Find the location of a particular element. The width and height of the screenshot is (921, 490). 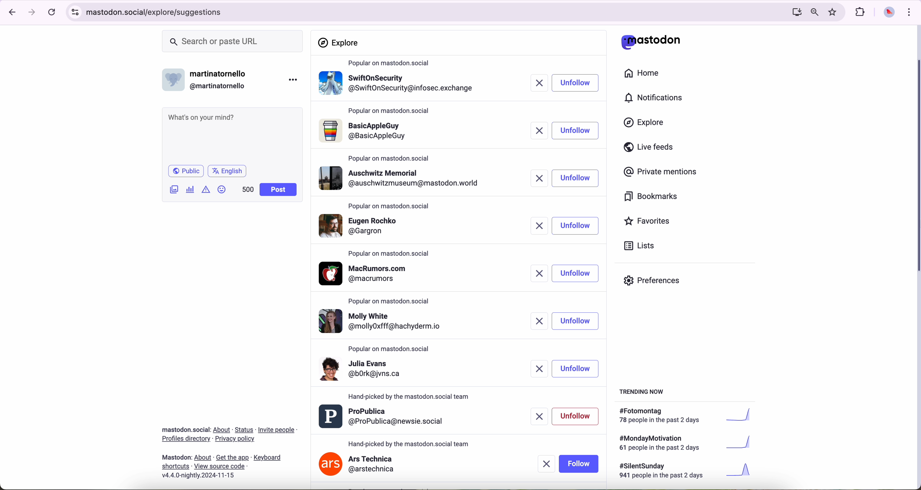

notifications is located at coordinates (657, 98).